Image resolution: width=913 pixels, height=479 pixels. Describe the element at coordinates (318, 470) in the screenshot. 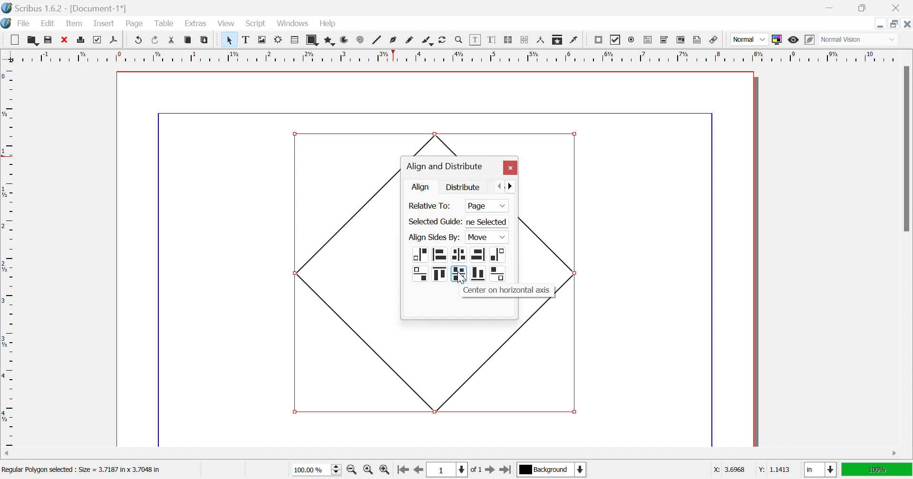

I see `100.00%` at that location.